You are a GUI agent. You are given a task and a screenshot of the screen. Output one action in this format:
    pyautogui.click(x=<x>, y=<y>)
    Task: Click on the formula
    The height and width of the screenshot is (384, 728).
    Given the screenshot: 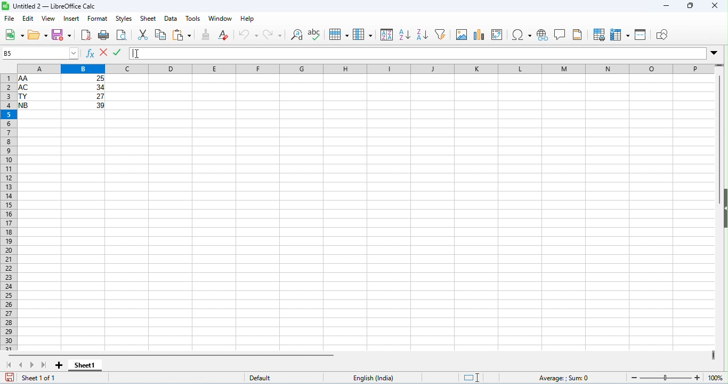 What is the action you would take?
    pyautogui.click(x=565, y=378)
    